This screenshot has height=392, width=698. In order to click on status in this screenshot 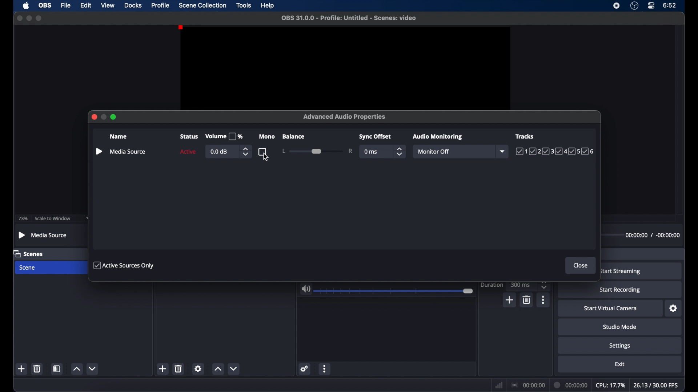, I will do `click(188, 137)`.